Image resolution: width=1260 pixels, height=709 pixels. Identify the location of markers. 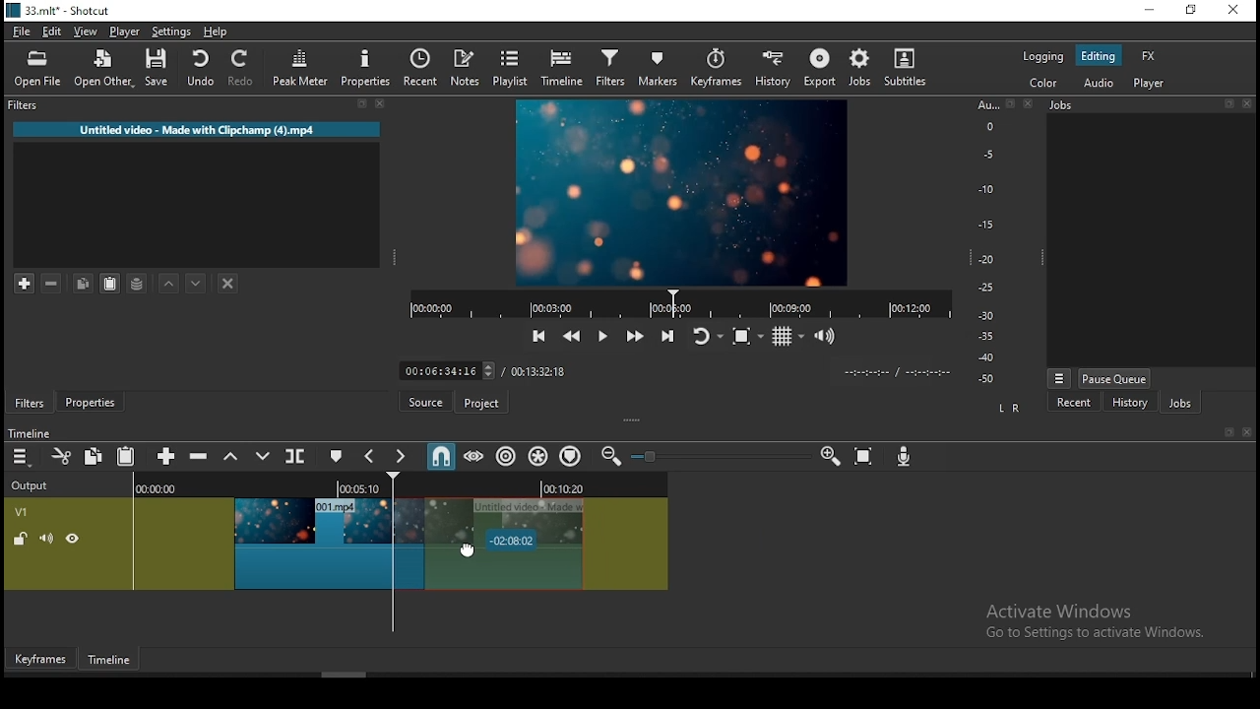
(660, 71).